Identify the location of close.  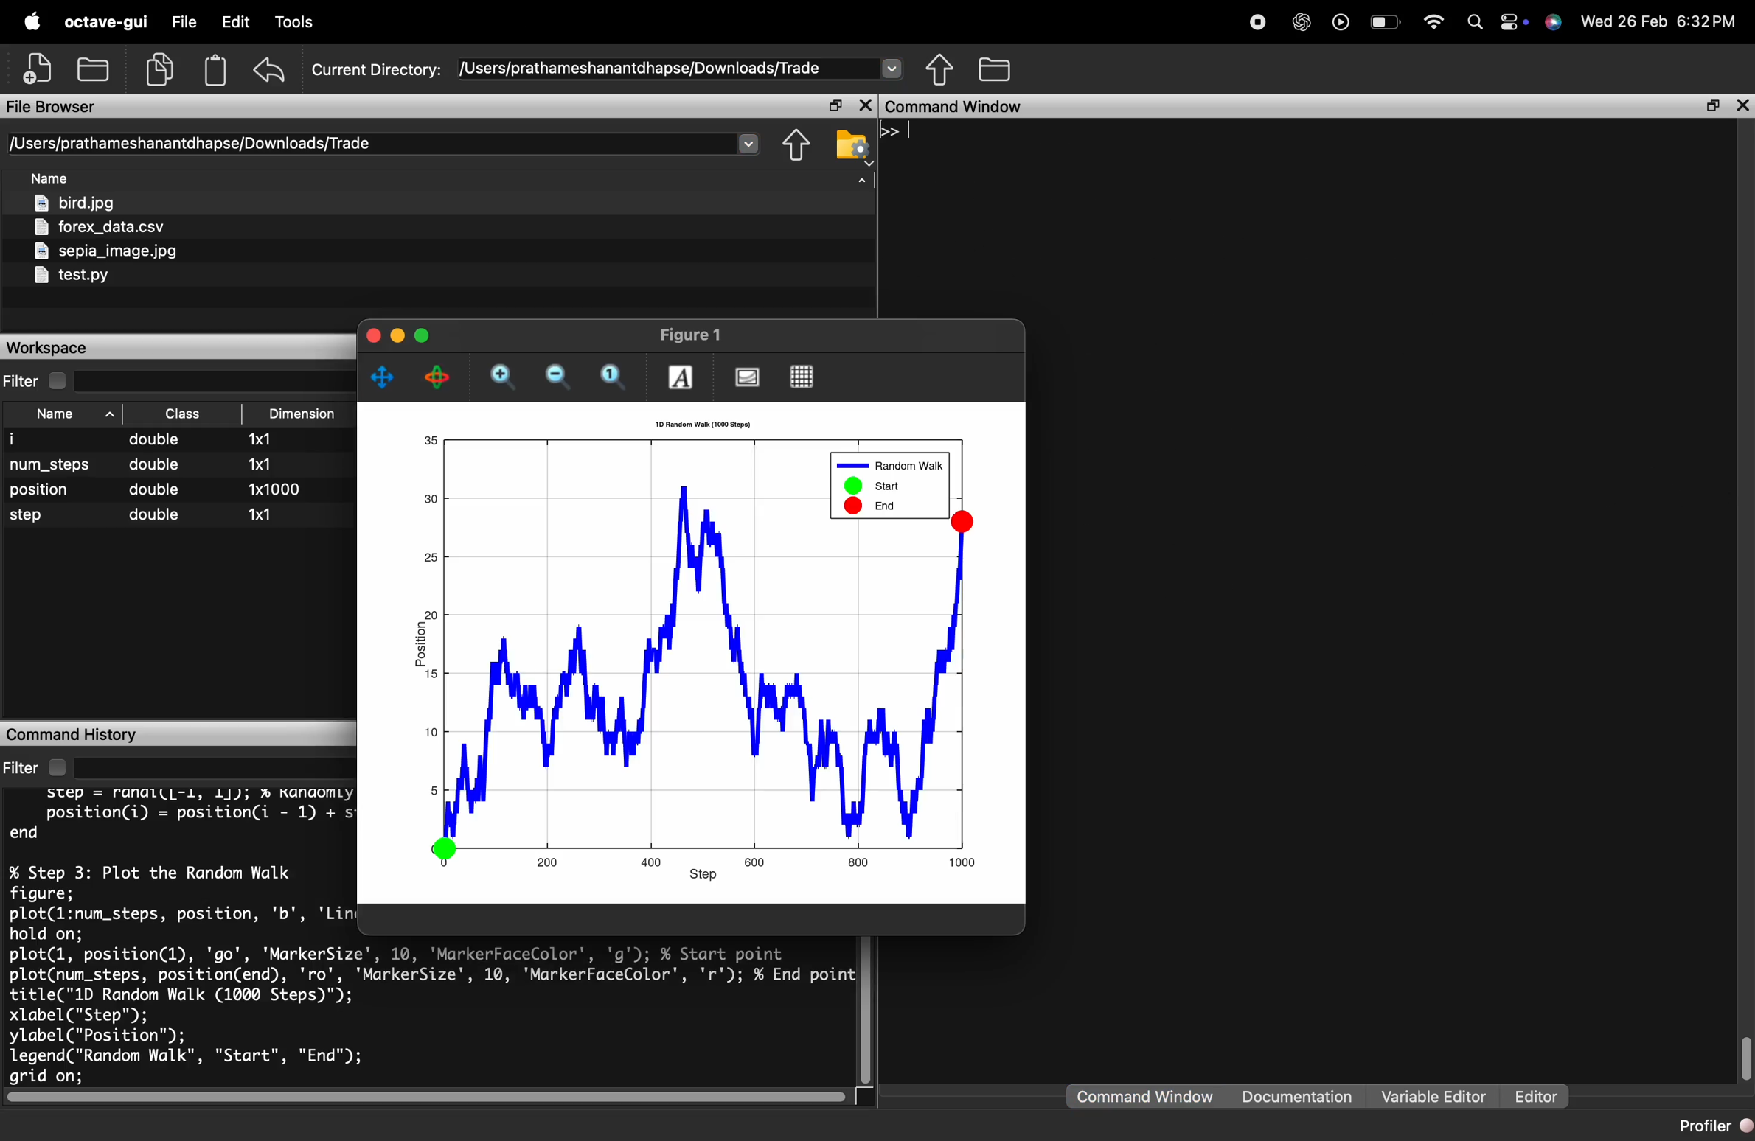
(864, 105).